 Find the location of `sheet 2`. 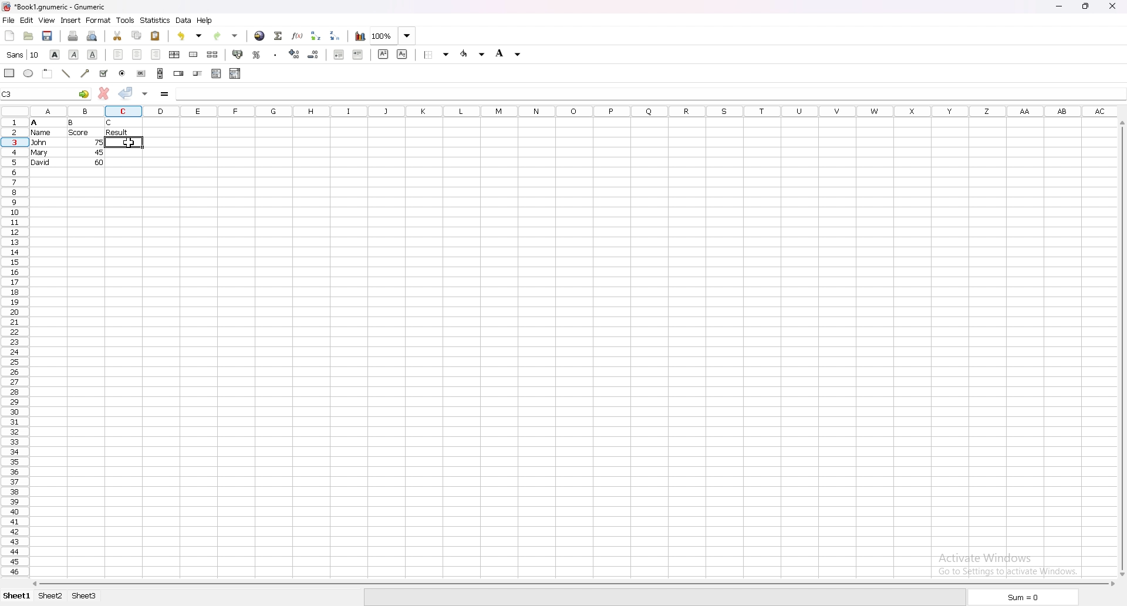

sheet 2 is located at coordinates (49, 597).